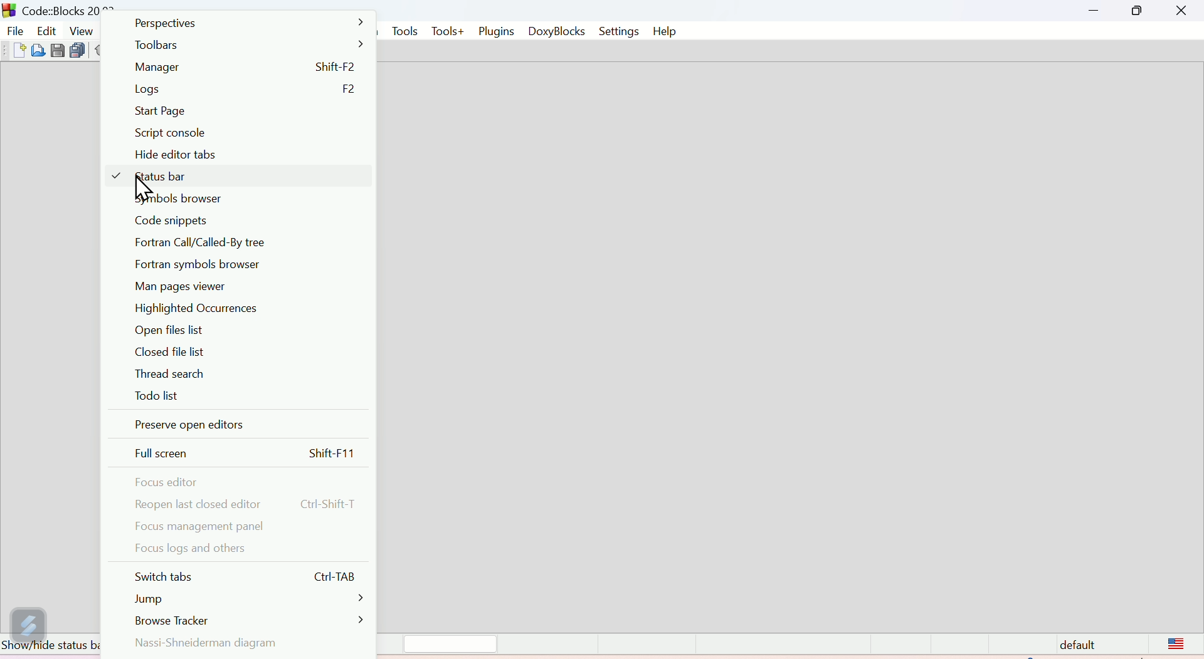  Describe the element at coordinates (243, 90) in the screenshot. I see `logs` at that location.